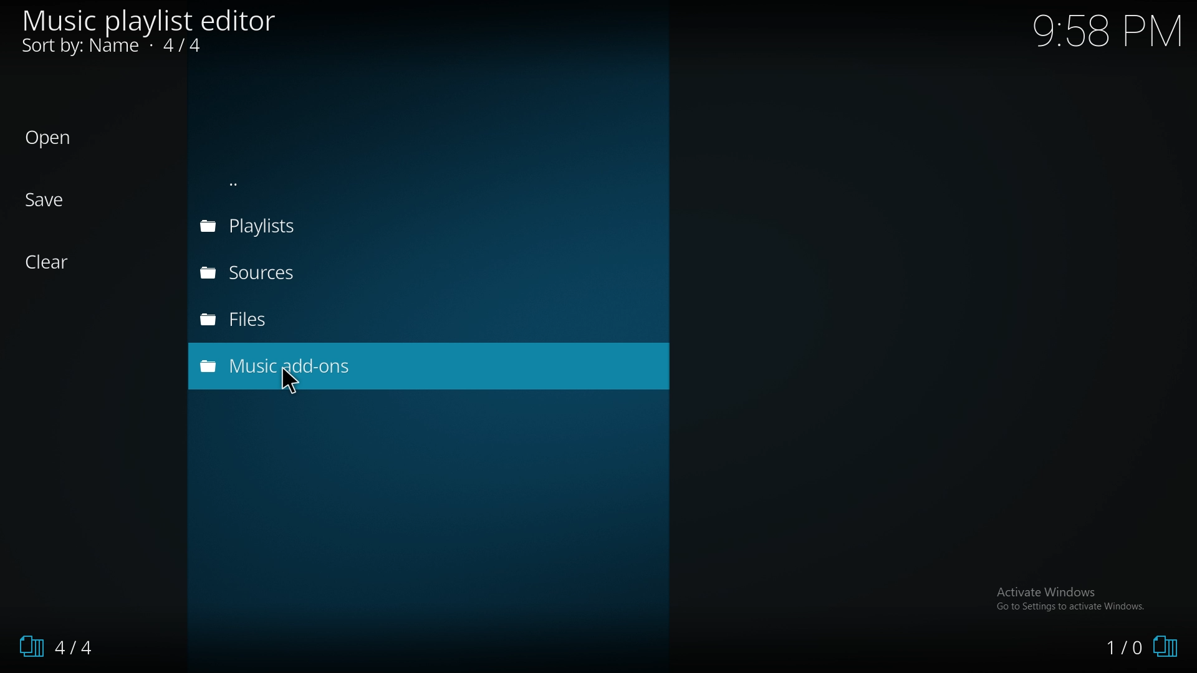 Image resolution: width=1197 pixels, height=673 pixels. Describe the element at coordinates (323, 272) in the screenshot. I see `sources` at that location.